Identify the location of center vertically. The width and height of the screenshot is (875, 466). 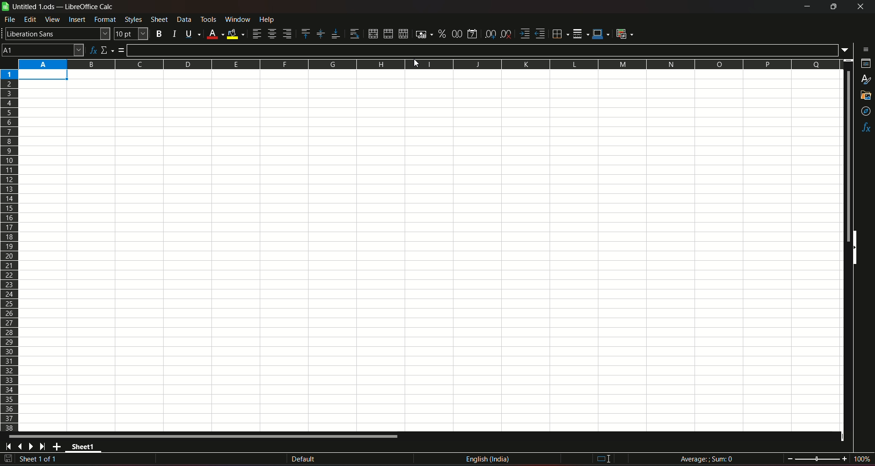
(320, 34).